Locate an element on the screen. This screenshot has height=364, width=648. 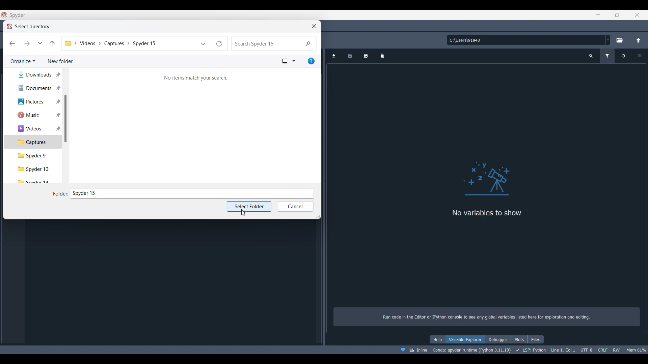
Organize options is located at coordinates (23, 62).